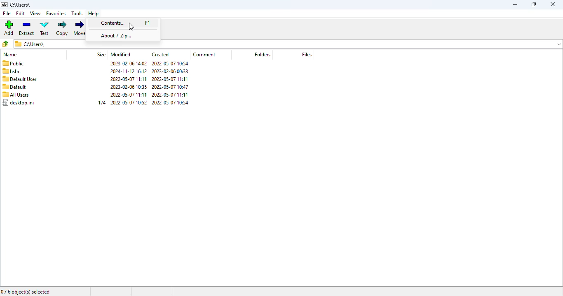  I want to click on edit, so click(20, 13).